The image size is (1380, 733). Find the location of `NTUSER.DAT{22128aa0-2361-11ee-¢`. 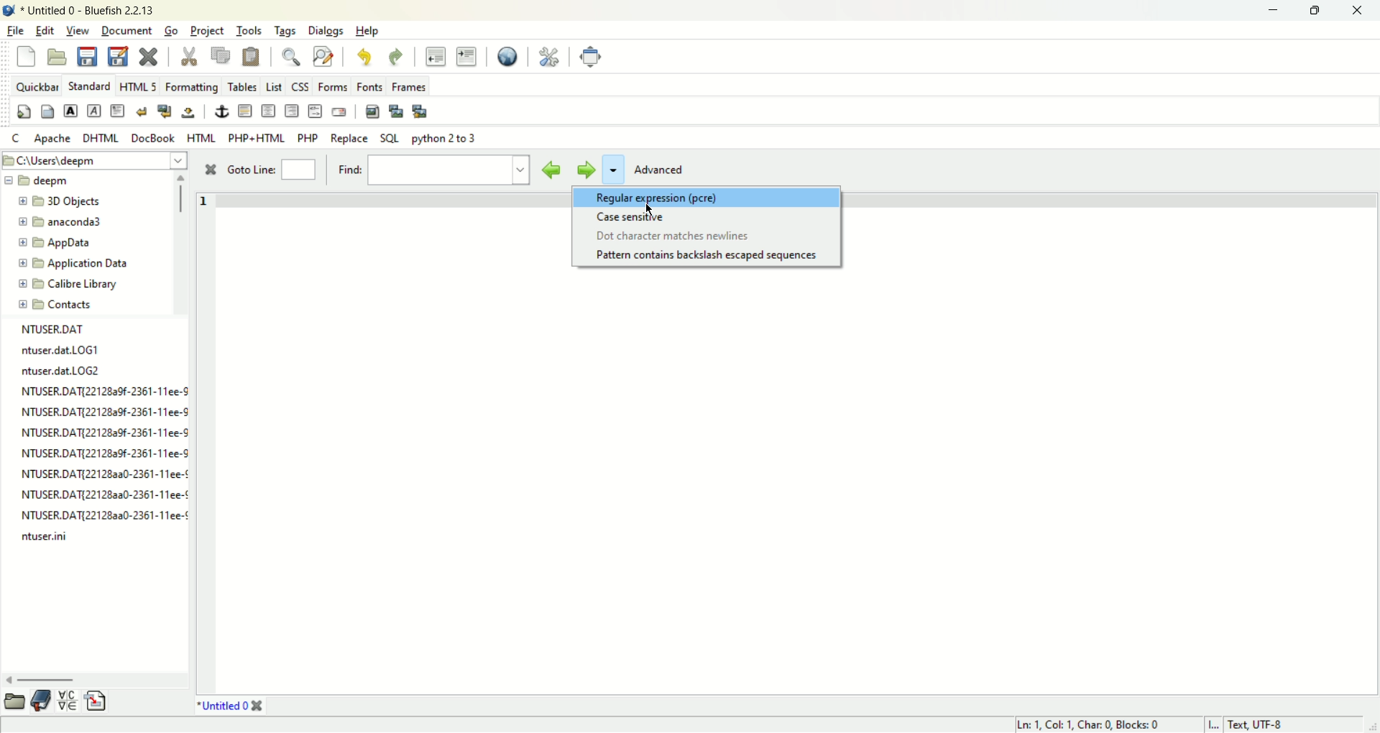

NTUSER.DAT{22128aa0-2361-11ee-¢ is located at coordinates (103, 494).